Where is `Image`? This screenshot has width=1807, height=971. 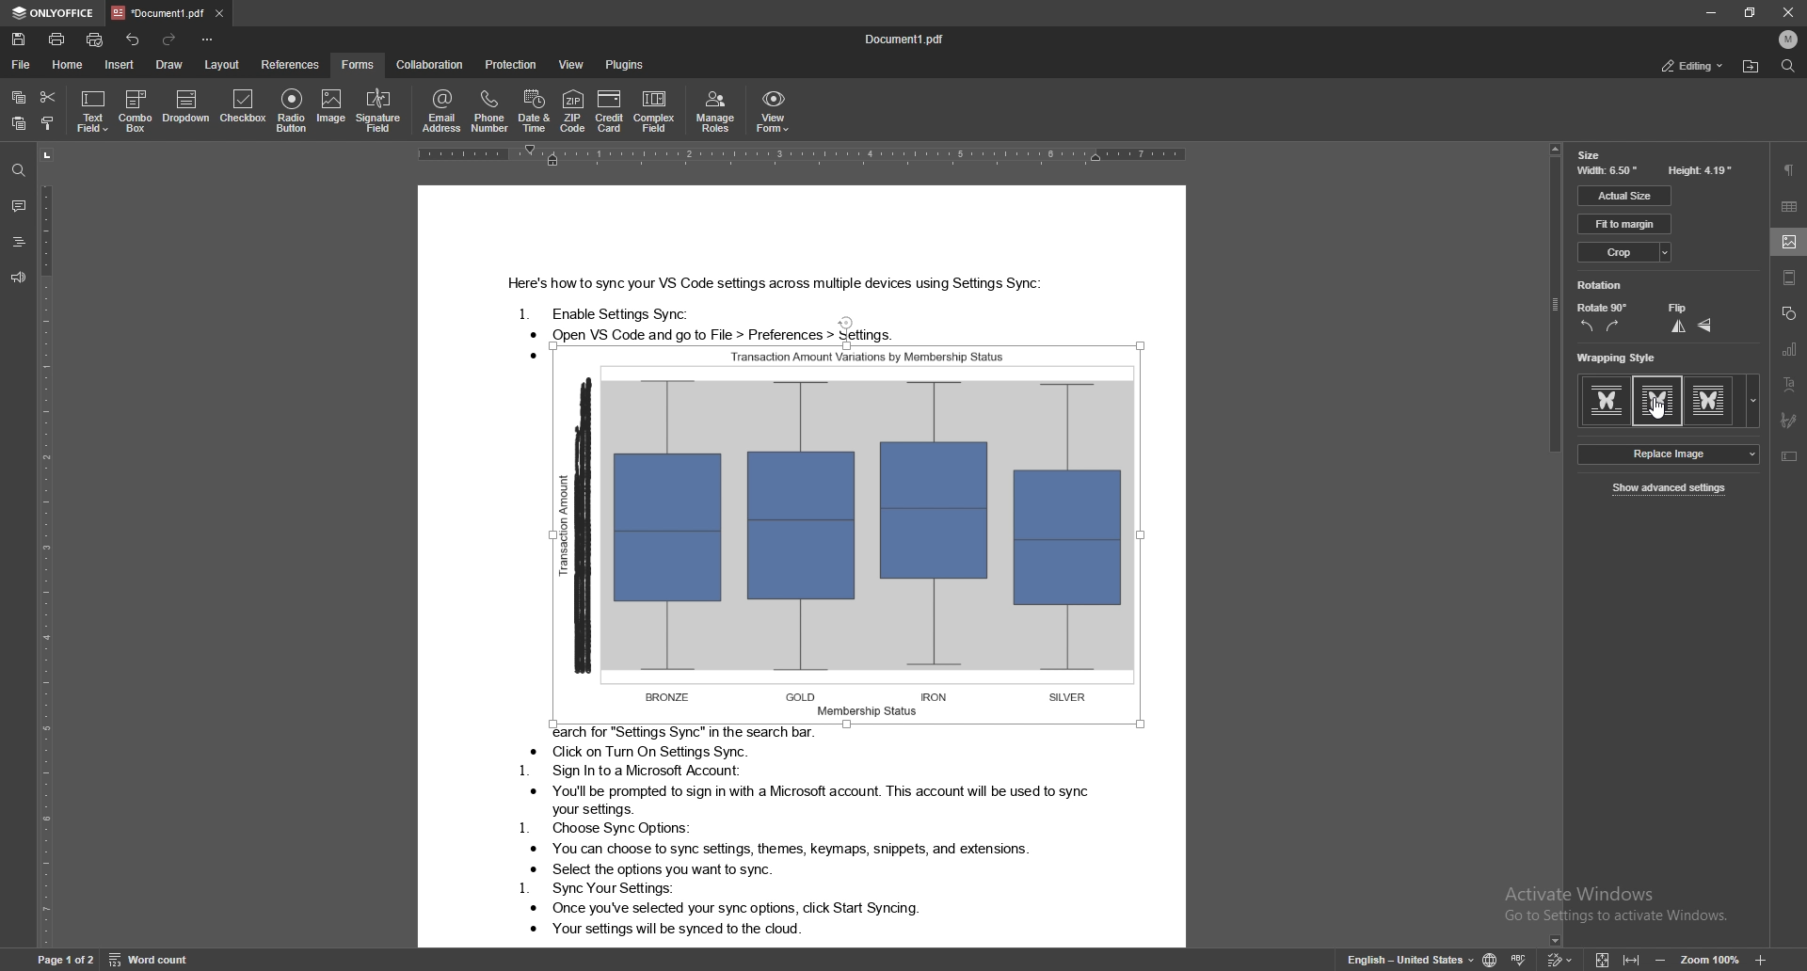 Image is located at coordinates (846, 533).